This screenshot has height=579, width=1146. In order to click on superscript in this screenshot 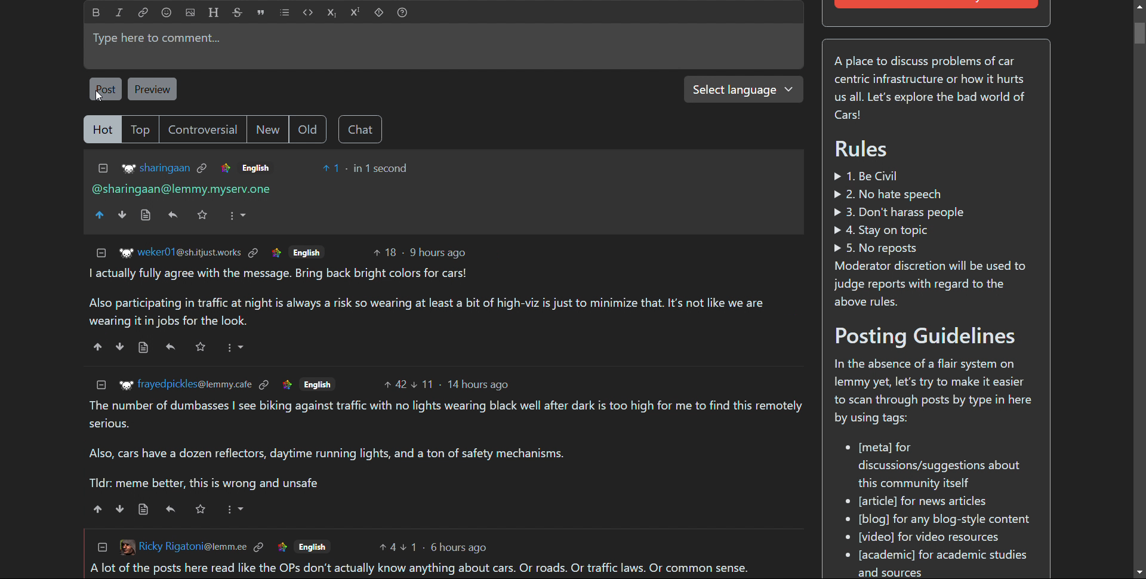, I will do `click(356, 13)`.